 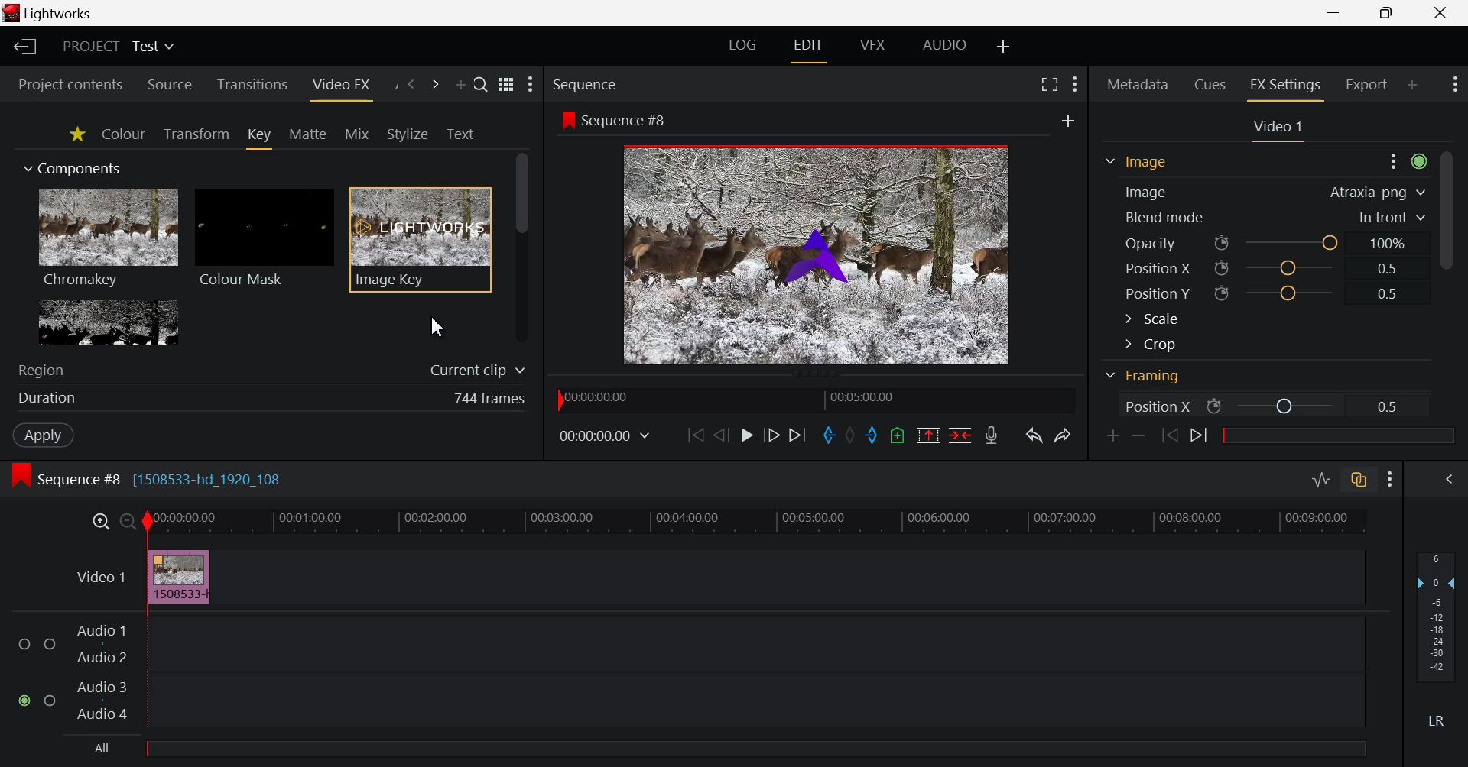 What do you see at coordinates (1390, 293) in the screenshot?
I see `0.5` at bounding box center [1390, 293].